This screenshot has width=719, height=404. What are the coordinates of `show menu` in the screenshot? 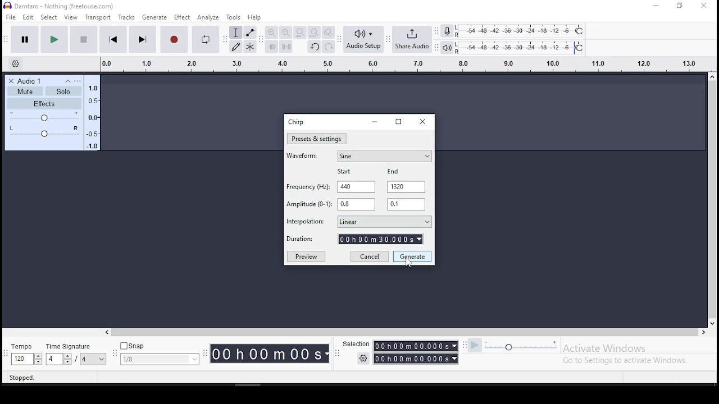 It's located at (337, 356).